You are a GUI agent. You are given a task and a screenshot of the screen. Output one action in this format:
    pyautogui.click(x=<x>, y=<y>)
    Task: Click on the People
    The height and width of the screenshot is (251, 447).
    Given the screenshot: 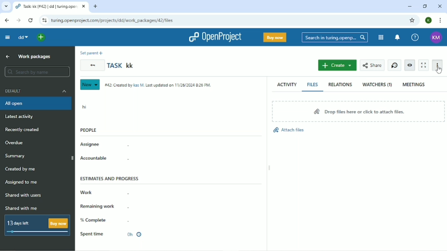 What is the action you would take?
    pyautogui.click(x=88, y=130)
    